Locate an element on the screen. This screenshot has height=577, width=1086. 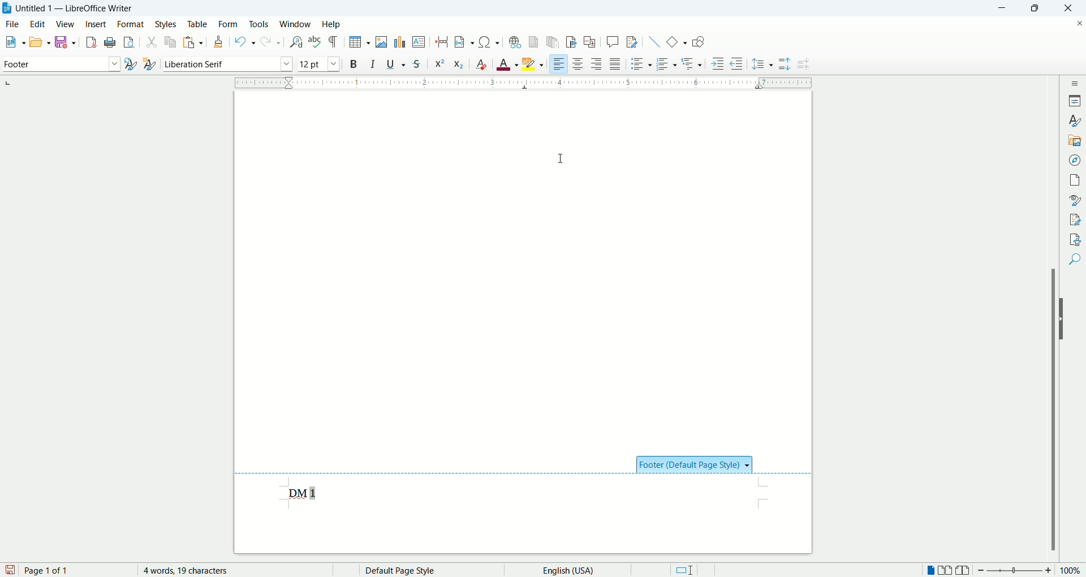
page style is located at coordinates (421, 570).